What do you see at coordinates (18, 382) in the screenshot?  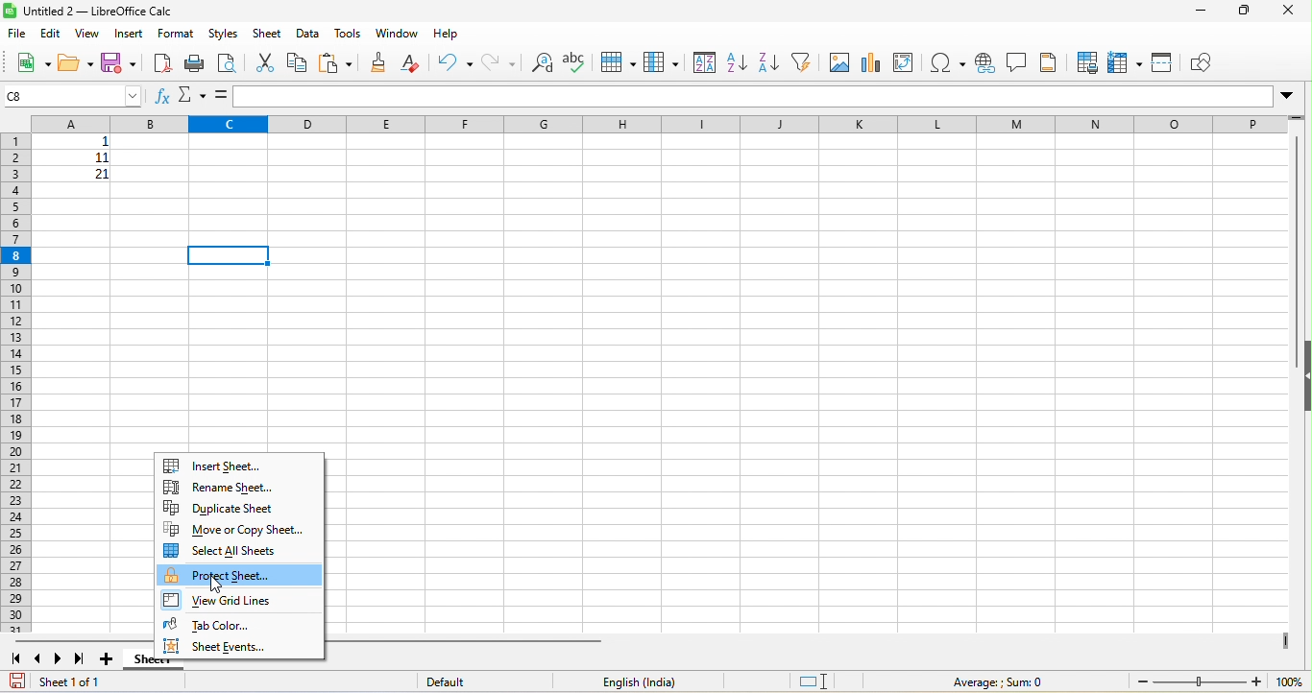 I see `row numbers` at bounding box center [18, 382].